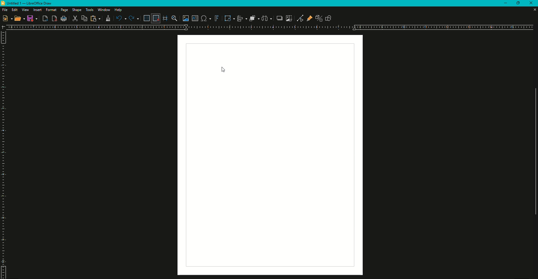 This screenshot has width=538, height=279. What do you see at coordinates (310, 19) in the screenshot?
I see `Gluepoint and Function` at bounding box center [310, 19].